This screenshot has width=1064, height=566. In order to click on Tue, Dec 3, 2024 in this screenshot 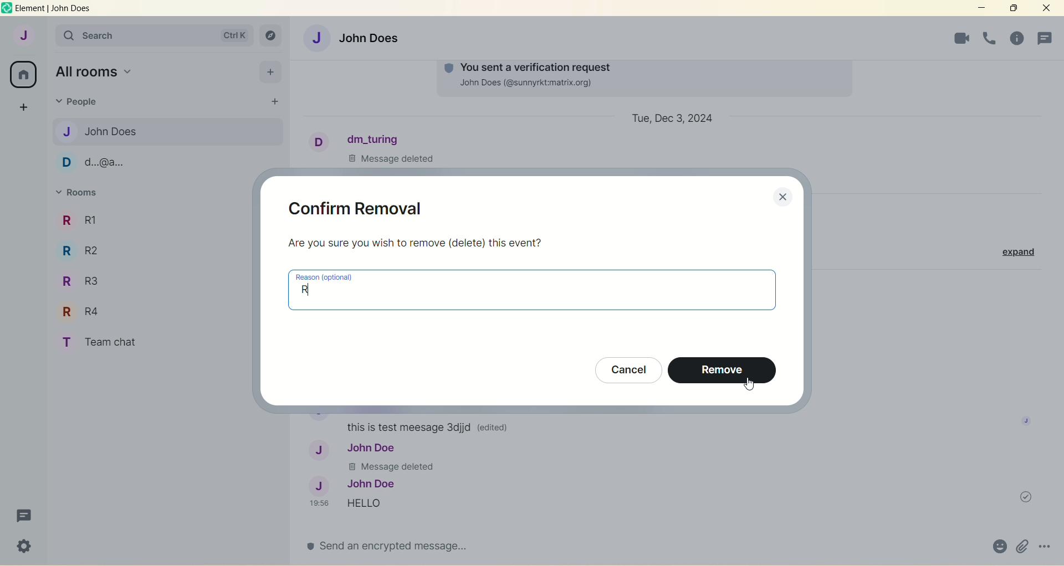, I will do `click(673, 119)`.